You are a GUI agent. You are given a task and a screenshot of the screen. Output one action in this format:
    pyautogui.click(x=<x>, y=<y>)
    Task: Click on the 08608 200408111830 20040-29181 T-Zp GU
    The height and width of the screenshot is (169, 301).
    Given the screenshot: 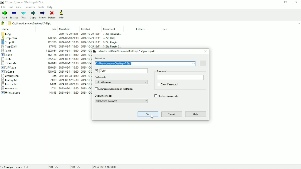 What is the action you would take?
    pyautogui.click(x=69, y=72)
    